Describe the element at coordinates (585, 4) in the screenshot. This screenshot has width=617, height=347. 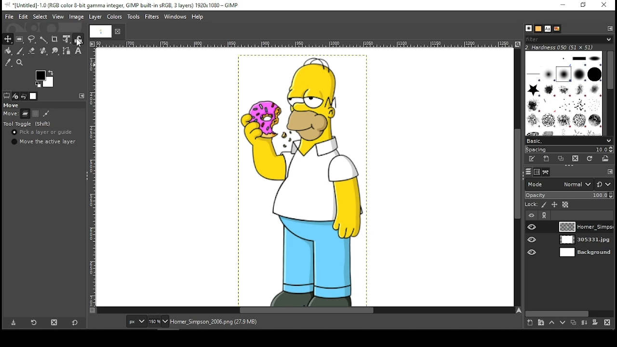
I see `restore` at that location.